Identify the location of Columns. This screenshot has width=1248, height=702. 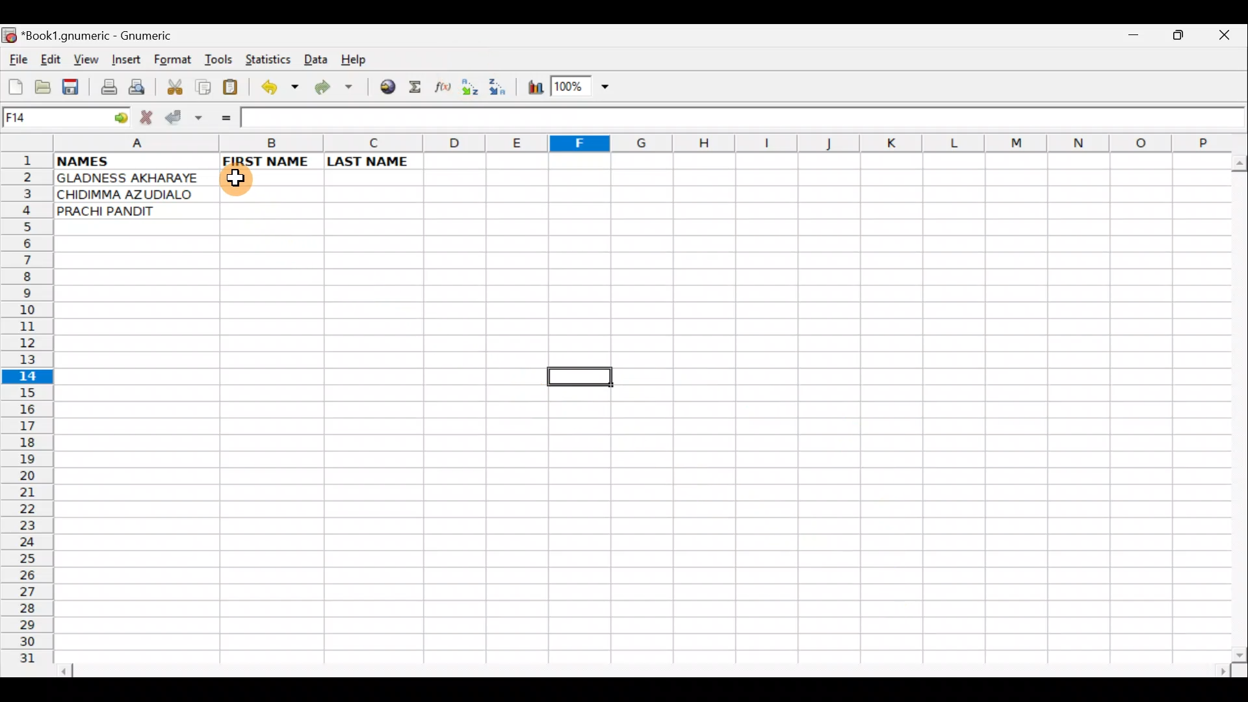
(640, 143).